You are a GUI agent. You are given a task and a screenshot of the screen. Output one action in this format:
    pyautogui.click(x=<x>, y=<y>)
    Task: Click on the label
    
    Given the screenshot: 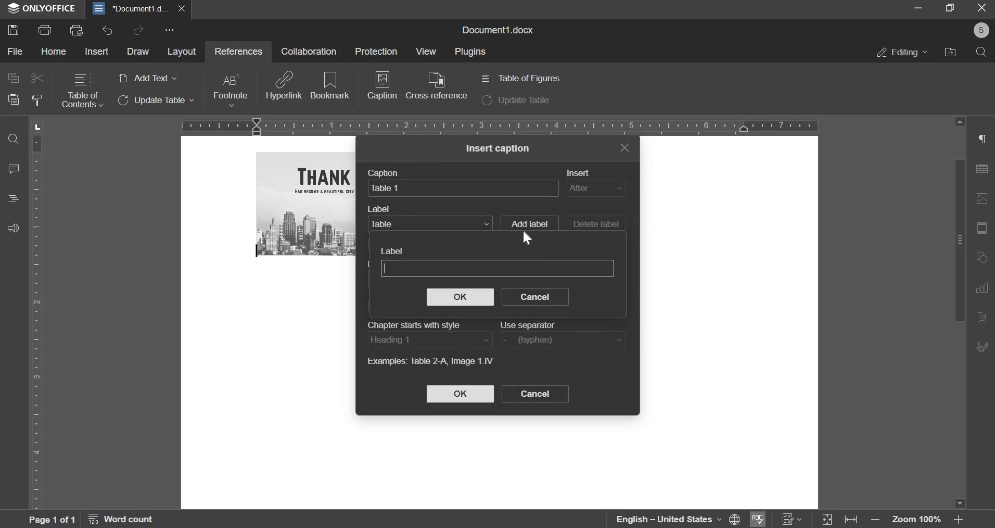 What is the action you would take?
    pyautogui.click(x=430, y=223)
    